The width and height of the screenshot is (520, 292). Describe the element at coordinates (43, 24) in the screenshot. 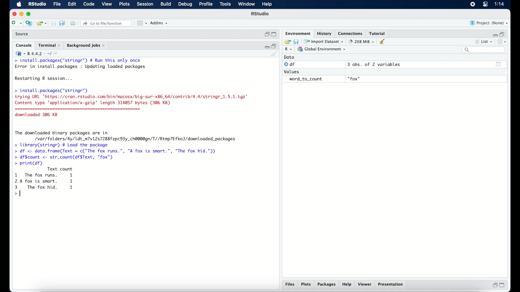

I see `load existing project` at that location.